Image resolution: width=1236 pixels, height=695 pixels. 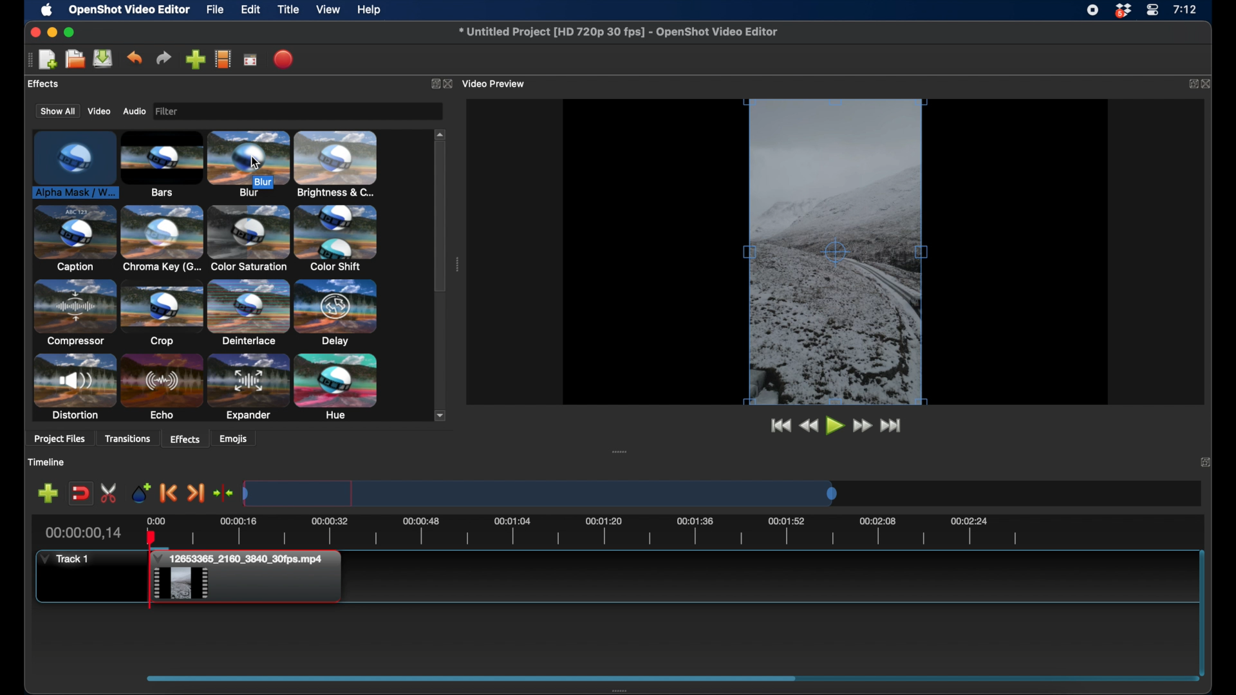 What do you see at coordinates (248, 163) in the screenshot?
I see `blur` at bounding box center [248, 163].